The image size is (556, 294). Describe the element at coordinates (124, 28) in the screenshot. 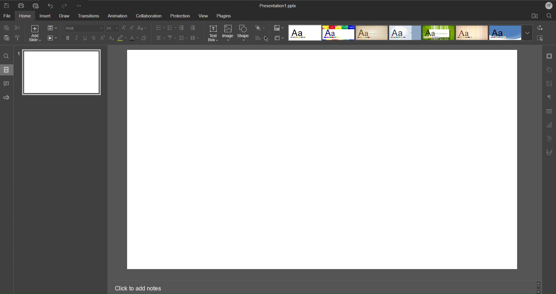

I see `Increase Size` at that location.